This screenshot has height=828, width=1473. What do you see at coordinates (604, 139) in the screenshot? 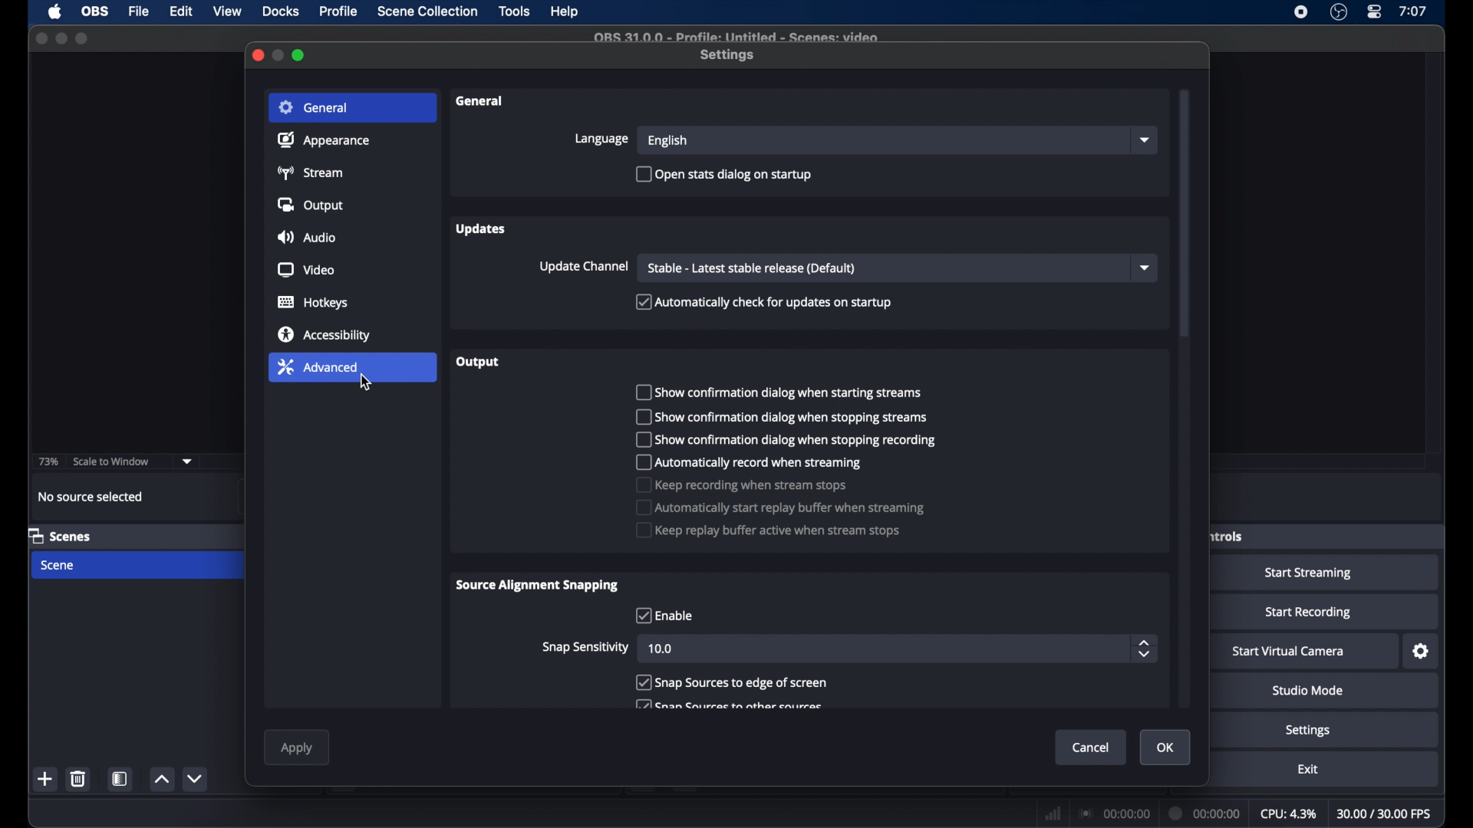
I see `language` at bounding box center [604, 139].